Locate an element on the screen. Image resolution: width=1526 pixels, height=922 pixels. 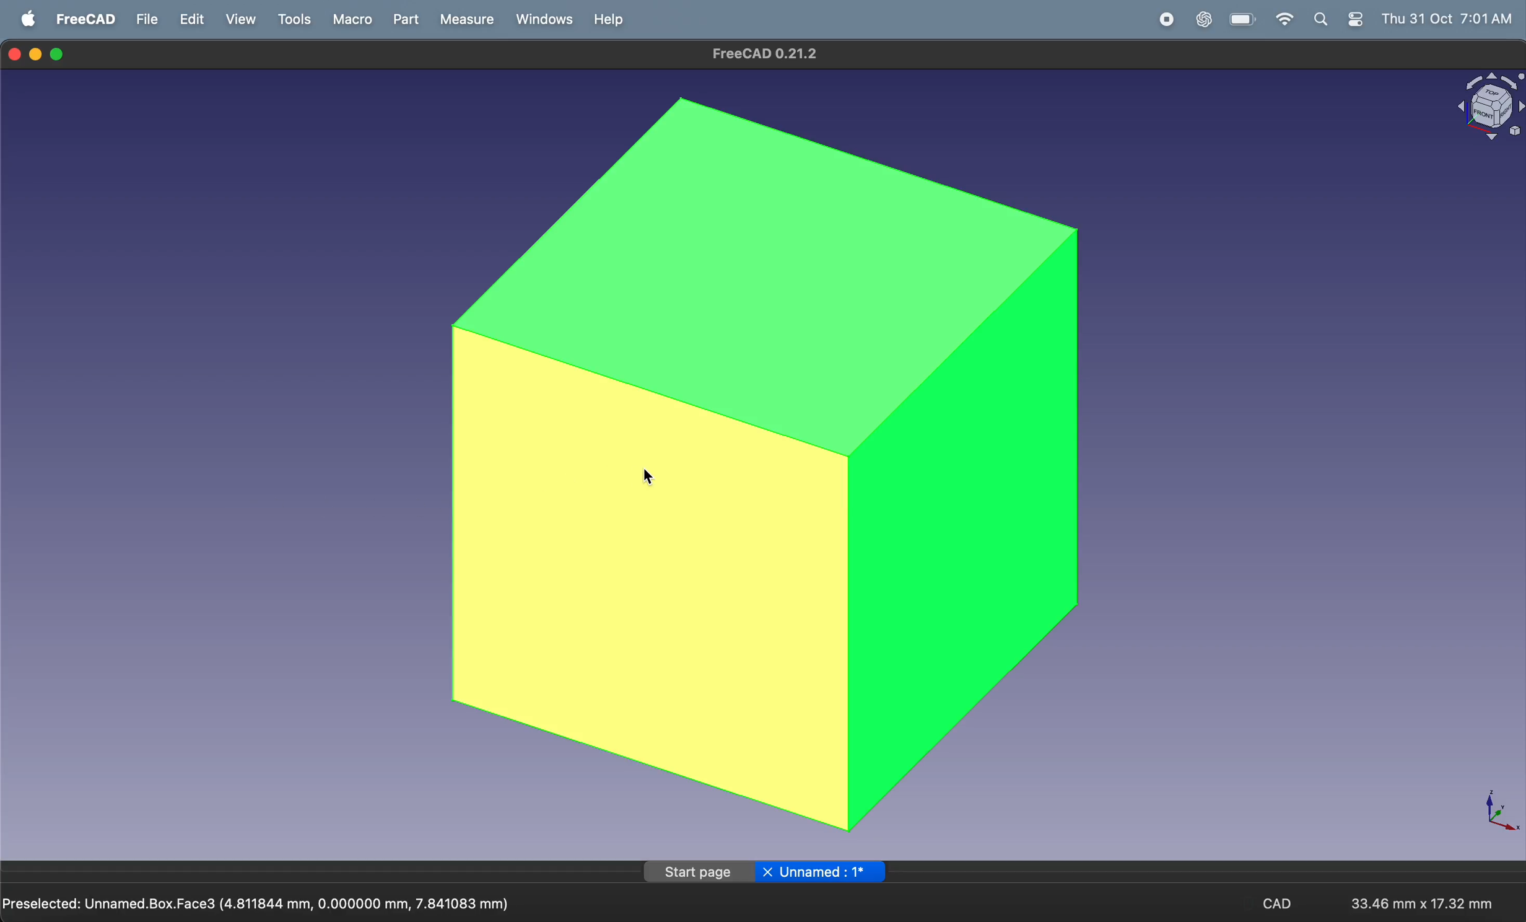
object view is located at coordinates (1489, 108).